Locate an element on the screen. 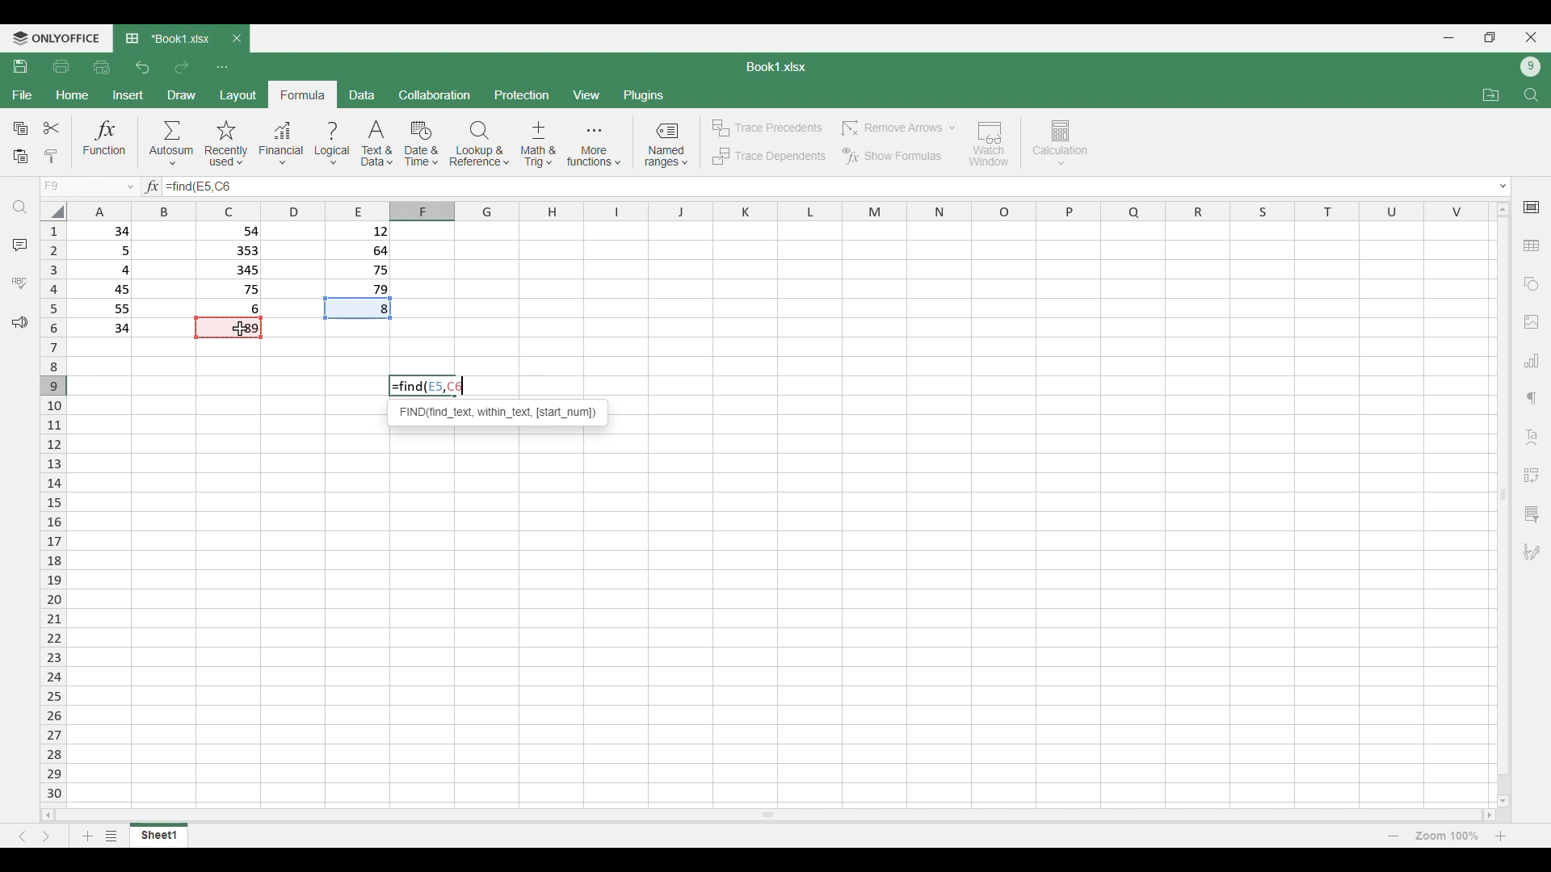  Current sheet is located at coordinates (159, 835).